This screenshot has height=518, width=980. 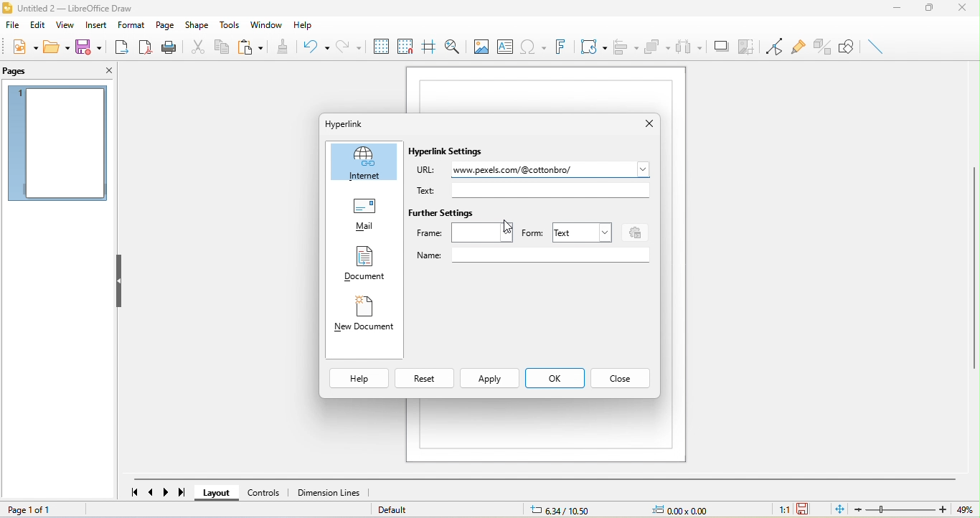 I want to click on paste, so click(x=255, y=47).